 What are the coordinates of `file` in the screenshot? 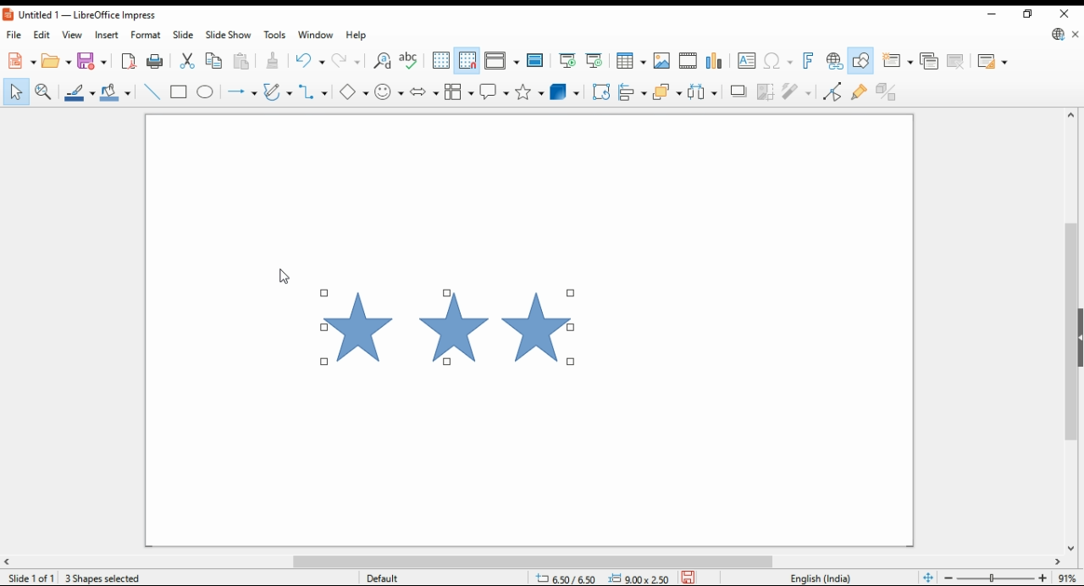 It's located at (14, 34).